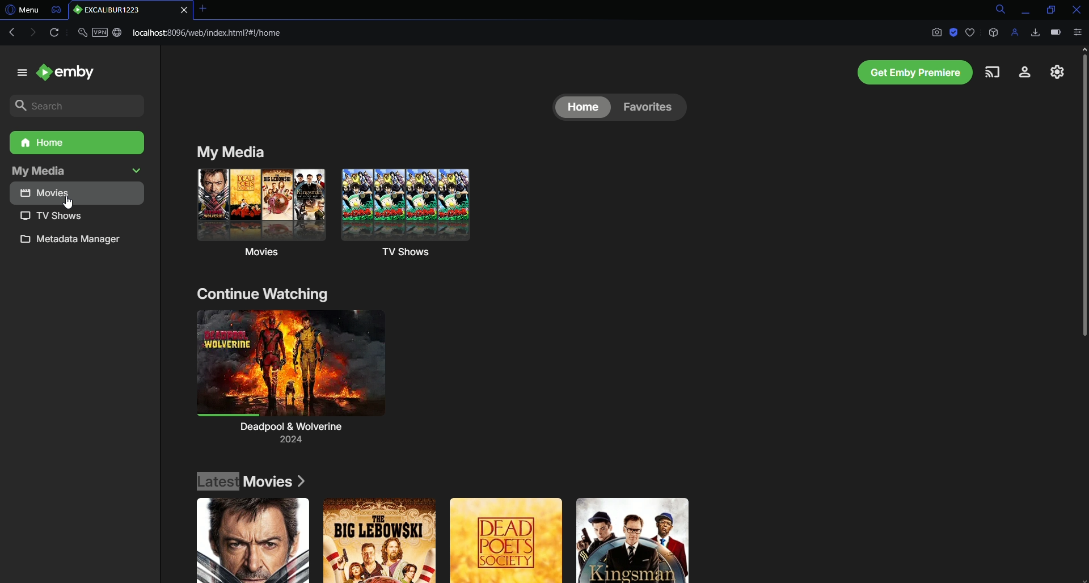 The image size is (1089, 583). I want to click on Options, so click(1080, 34).